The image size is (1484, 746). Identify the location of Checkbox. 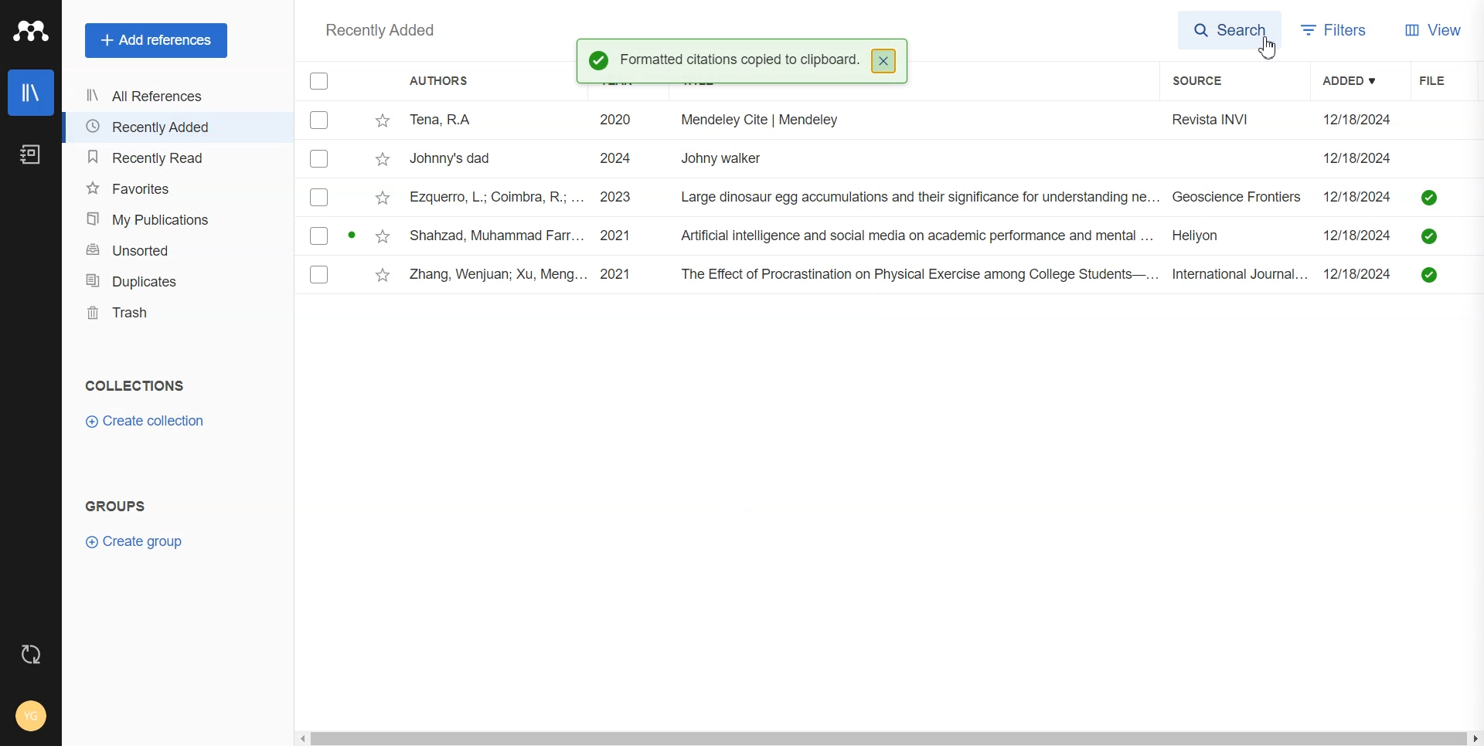
(318, 198).